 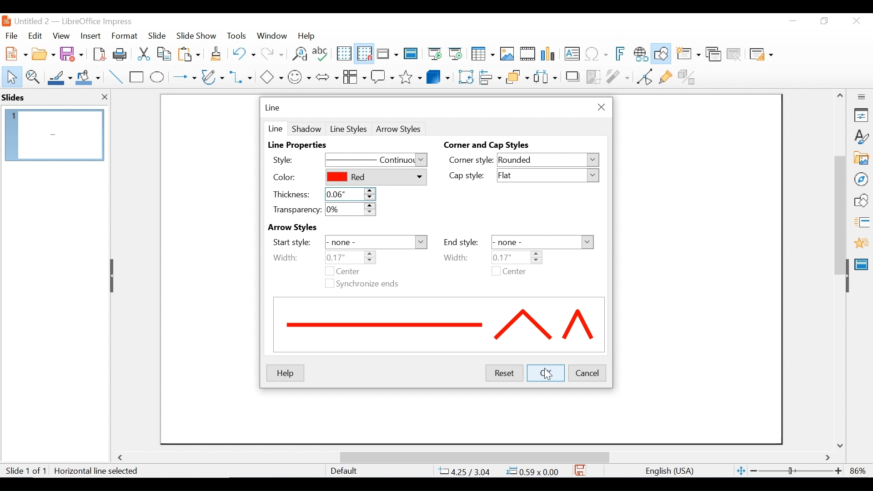 What do you see at coordinates (861, 159) in the screenshot?
I see `Galler` at bounding box center [861, 159].